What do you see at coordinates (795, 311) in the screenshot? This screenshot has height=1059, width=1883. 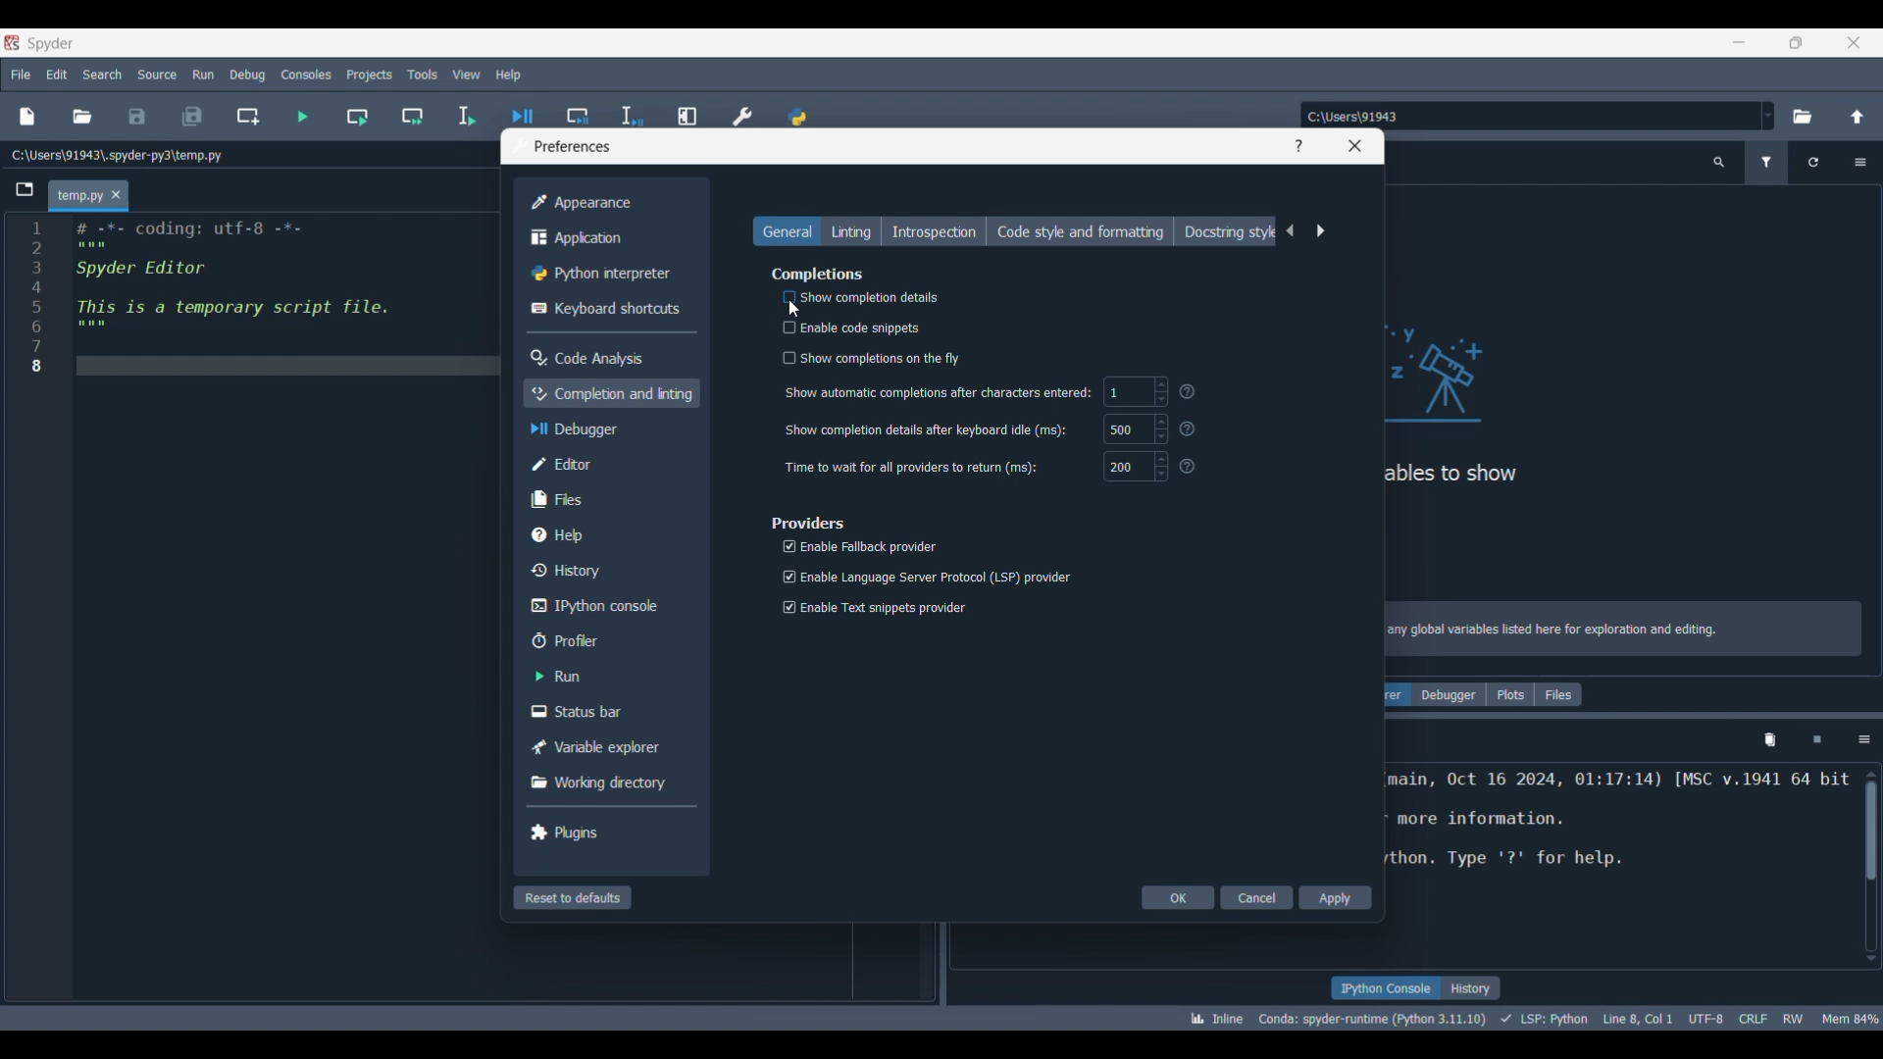 I see `Cursor` at bounding box center [795, 311].